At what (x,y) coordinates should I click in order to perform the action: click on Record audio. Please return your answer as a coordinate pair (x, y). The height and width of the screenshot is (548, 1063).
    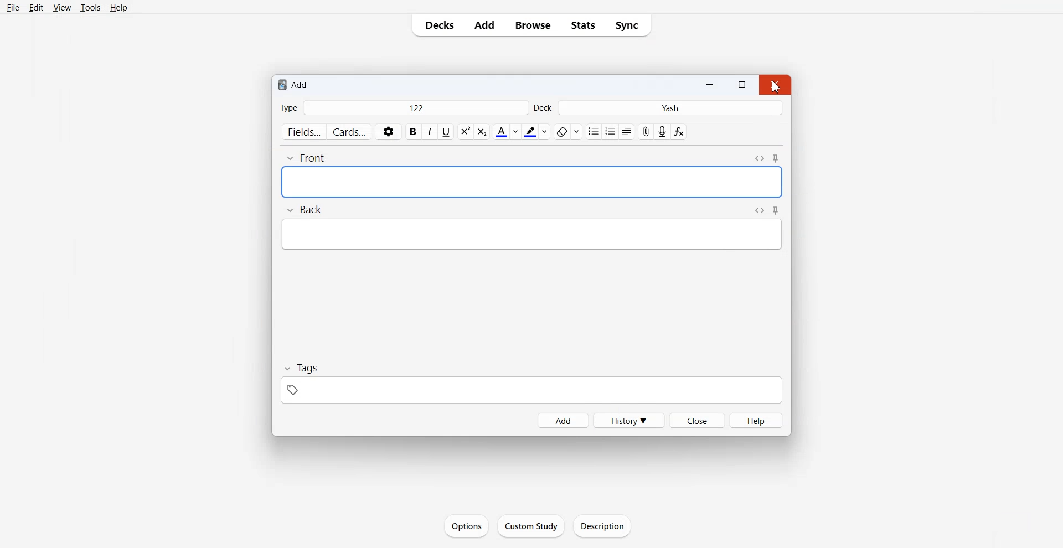
    Looking at the image, I should click on (662, 131).